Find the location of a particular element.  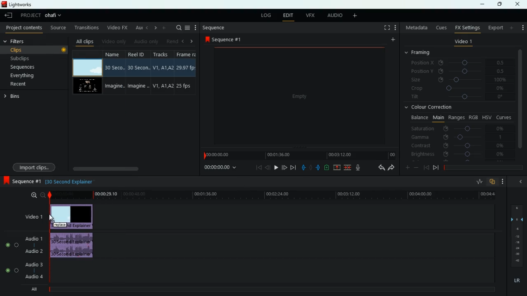

position y is located at coordinates (459, 71).